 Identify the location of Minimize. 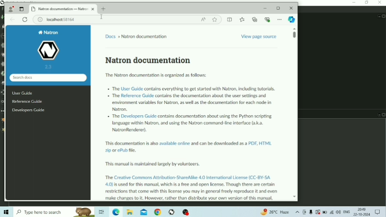
(265, 8).